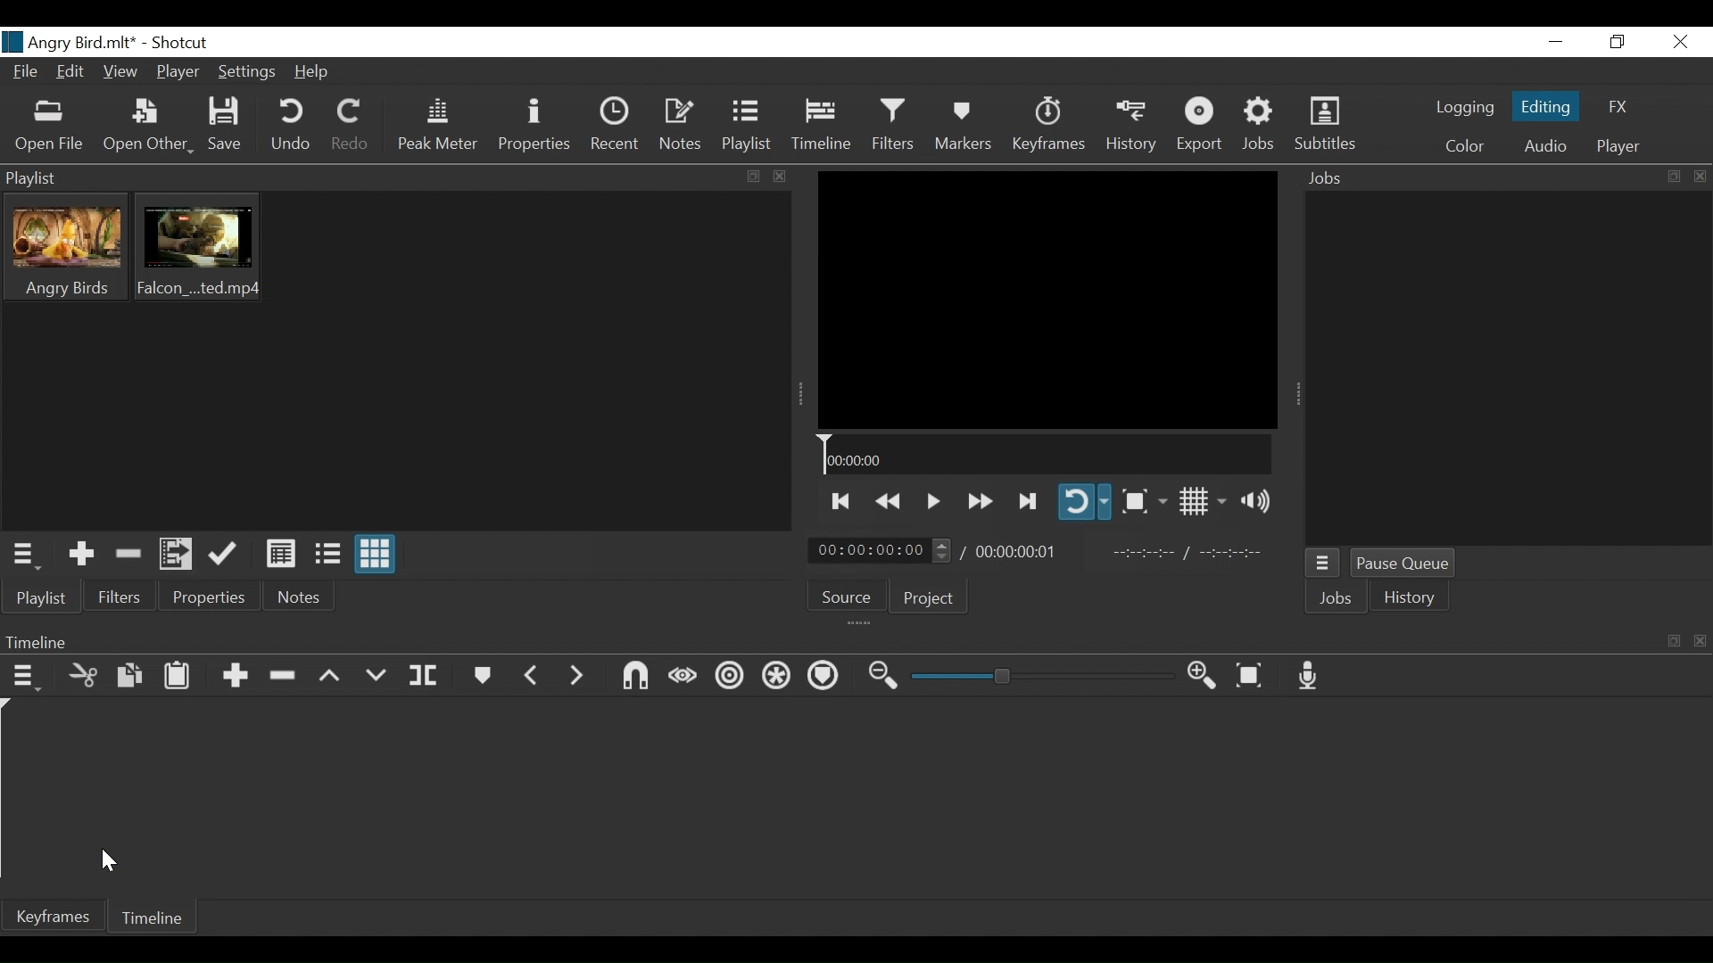  Describe the element at coordinates (731, 679) in the screenshot. I see `Ripple` at that location.